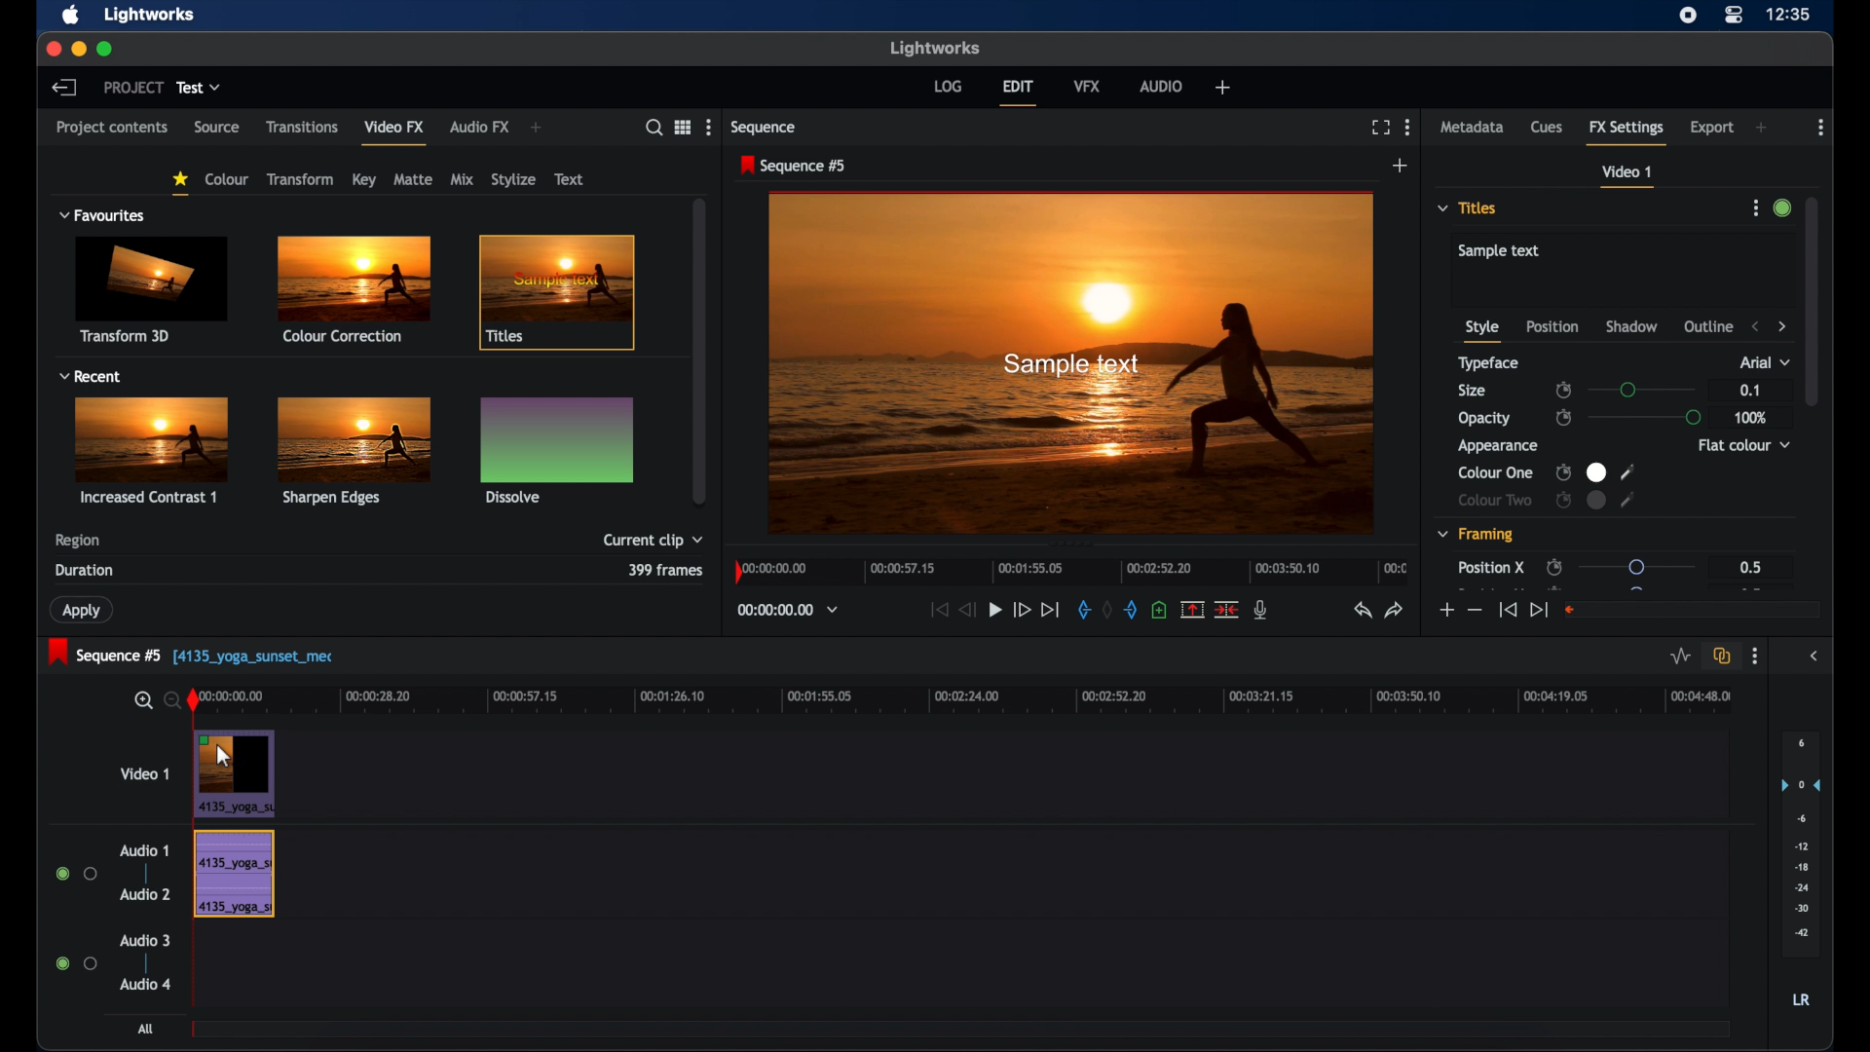 This screenshot has width=1870, height=1052. I want to click on opacity, so click(1482, 419).